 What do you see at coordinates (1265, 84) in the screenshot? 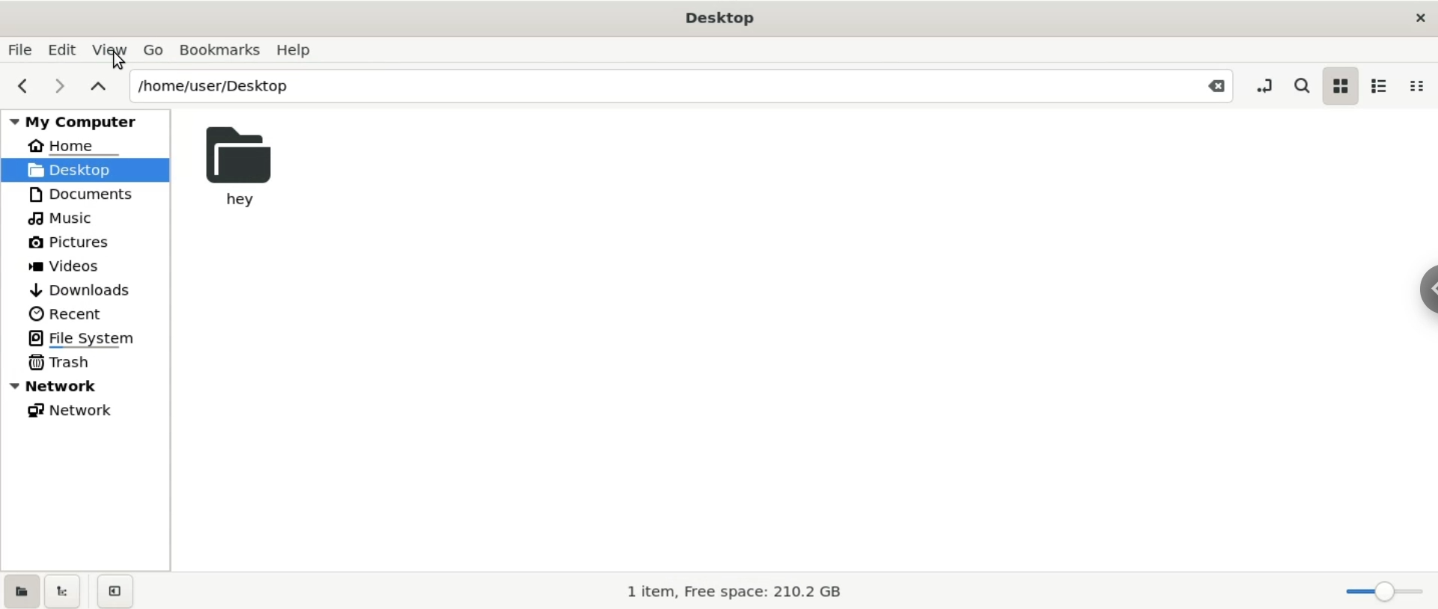
I see `toggle location entry` at bounding box center [1265, 84].